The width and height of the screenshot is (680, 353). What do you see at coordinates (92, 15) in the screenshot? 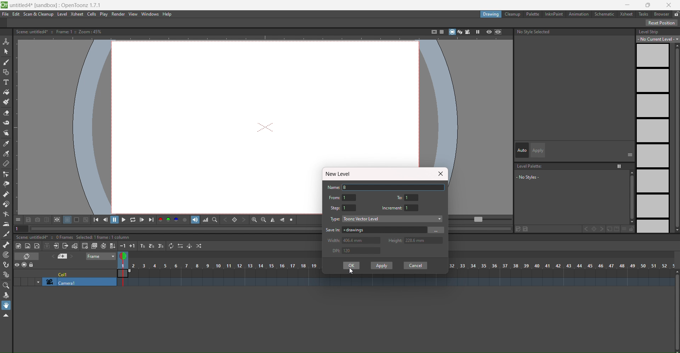
I see `cells` at bounding box center [92, 15].